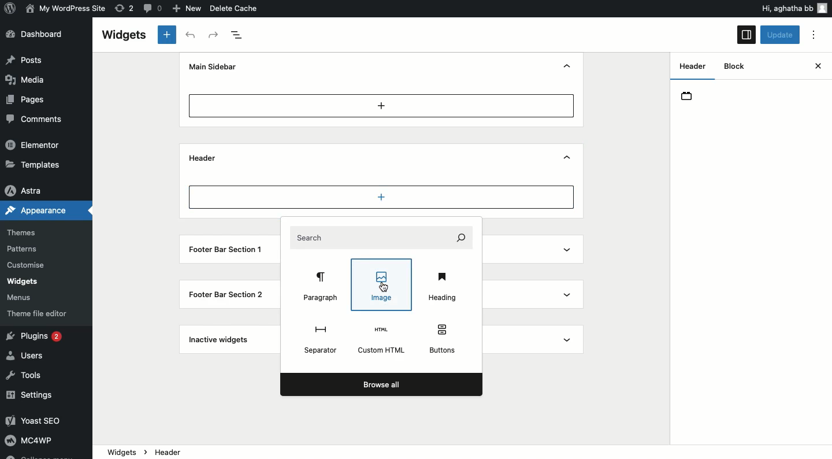 The image size is (832, 459). What do you see at coordinates (11, 8) in the screenshot?
I see `Logo` at bounding box center [11, 8].